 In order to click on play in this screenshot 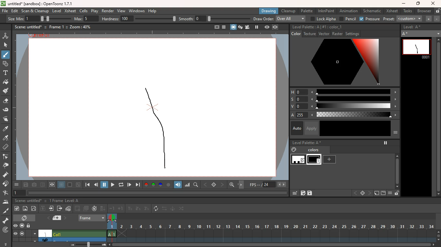, I will do `click(94, 11)`.